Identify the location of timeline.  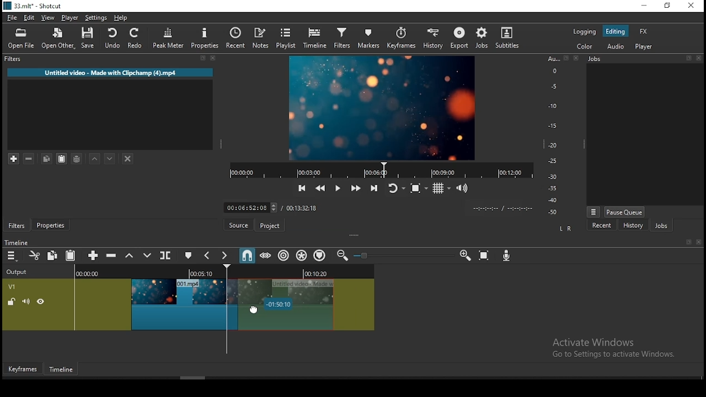
(19, 241).